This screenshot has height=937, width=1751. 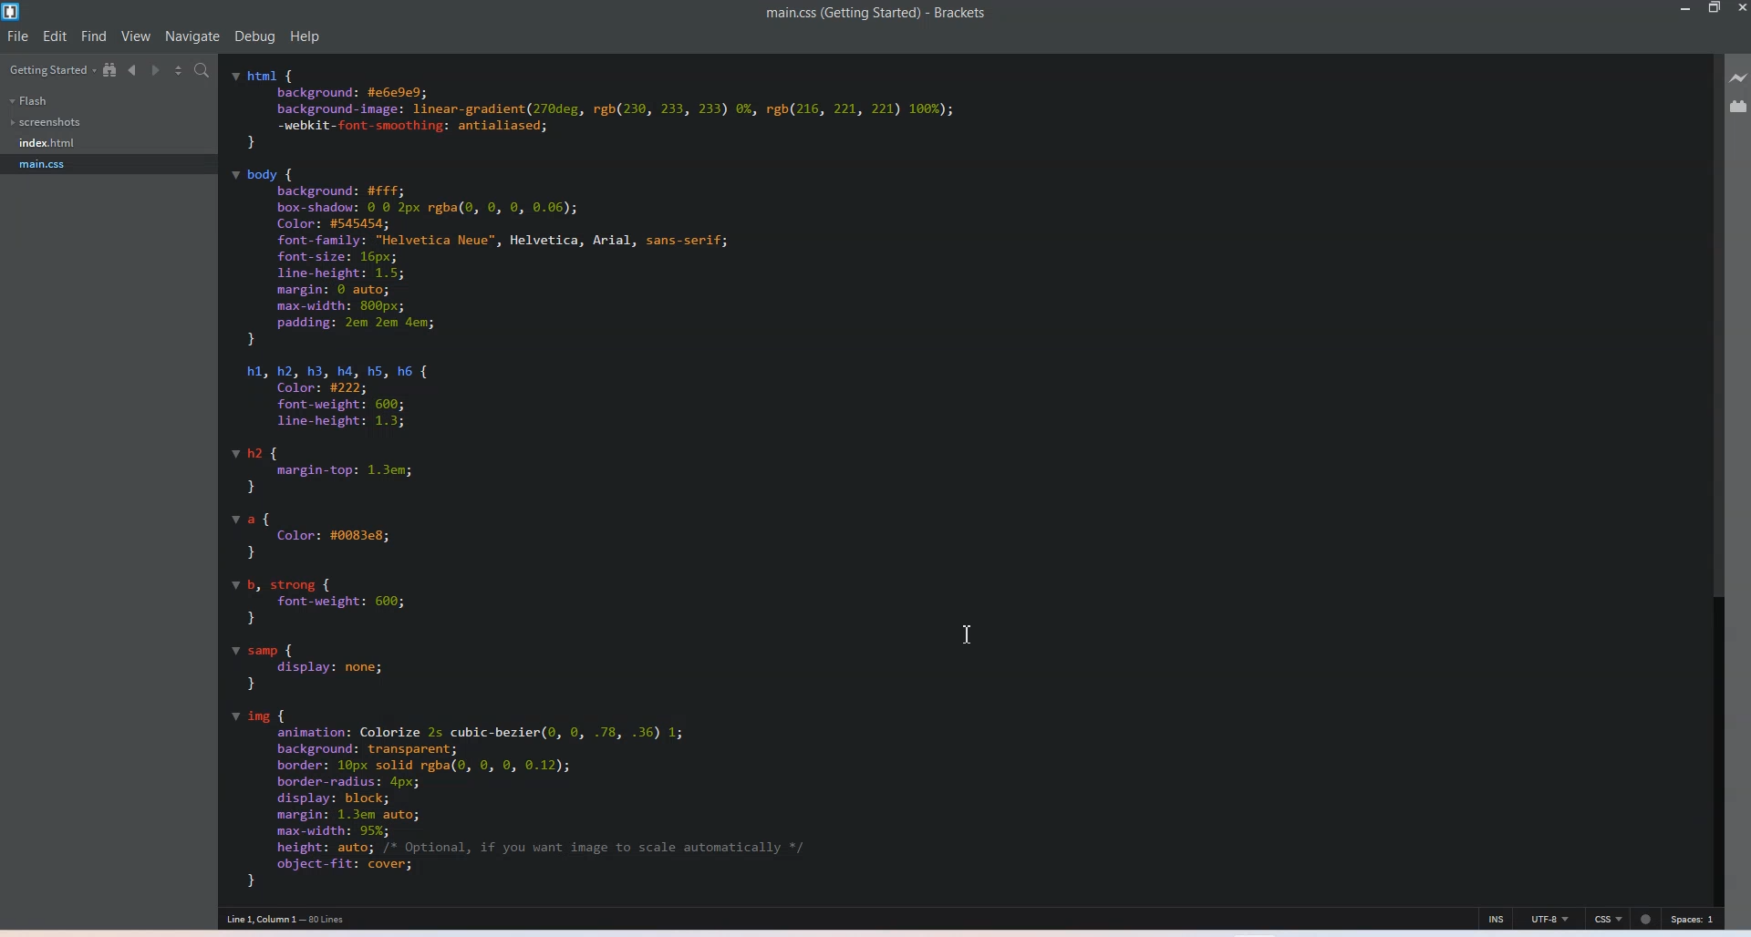 I want to click on Split editor vertically and Horizontally, so click(x=180, y=70).